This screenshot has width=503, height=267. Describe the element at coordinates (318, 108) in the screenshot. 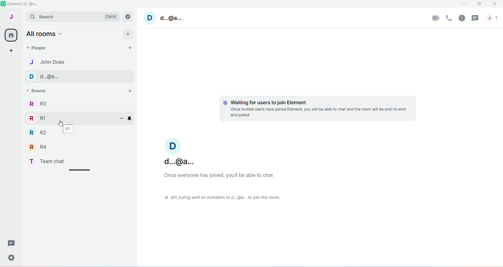

I see `© Waiting for users to join Element
Once invited users have joined Element, you will be able to chat and the room will be end-to-end
encrypted` at that location.